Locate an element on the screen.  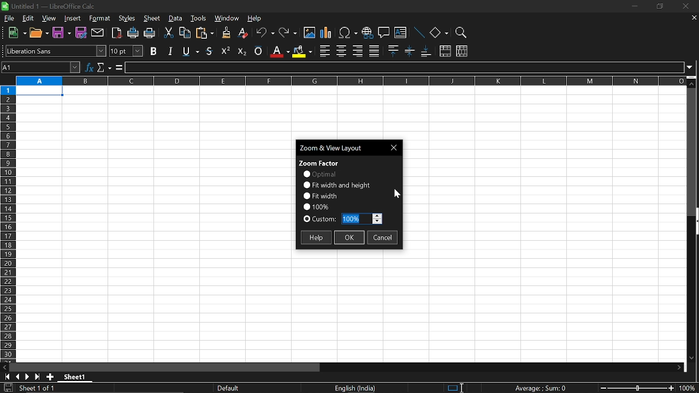
center vertically is located at coordinates (410, 51).